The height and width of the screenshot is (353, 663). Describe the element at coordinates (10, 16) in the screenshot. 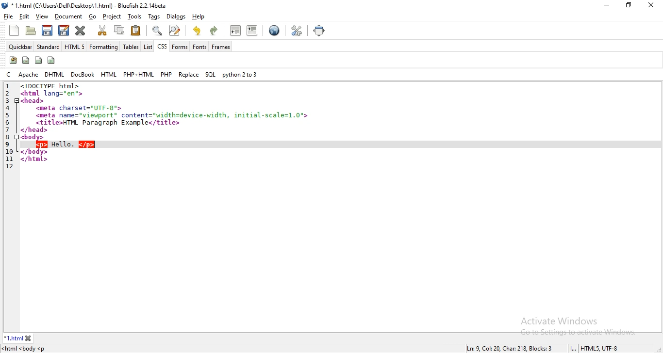

I see `file` at that location.